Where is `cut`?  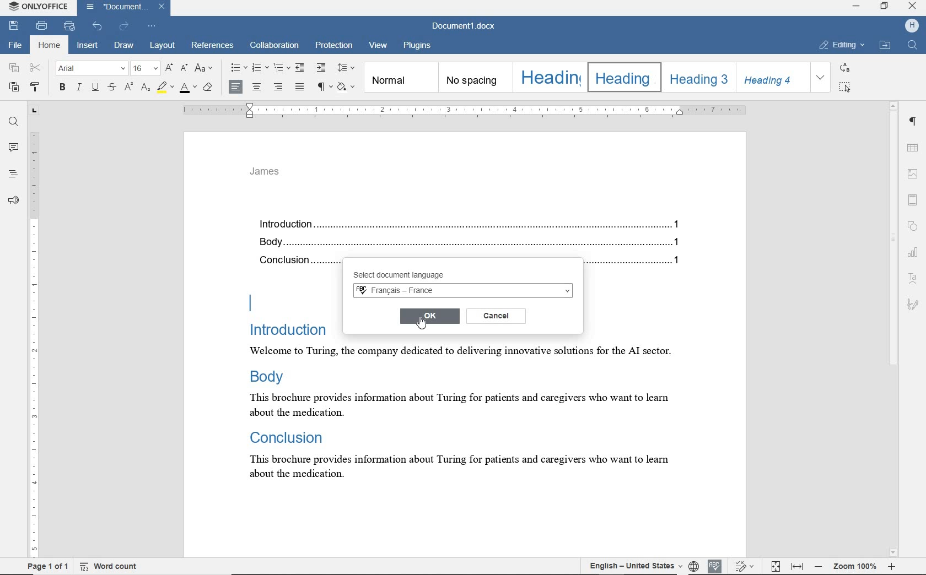 cut is located at coordinates (36, 68).